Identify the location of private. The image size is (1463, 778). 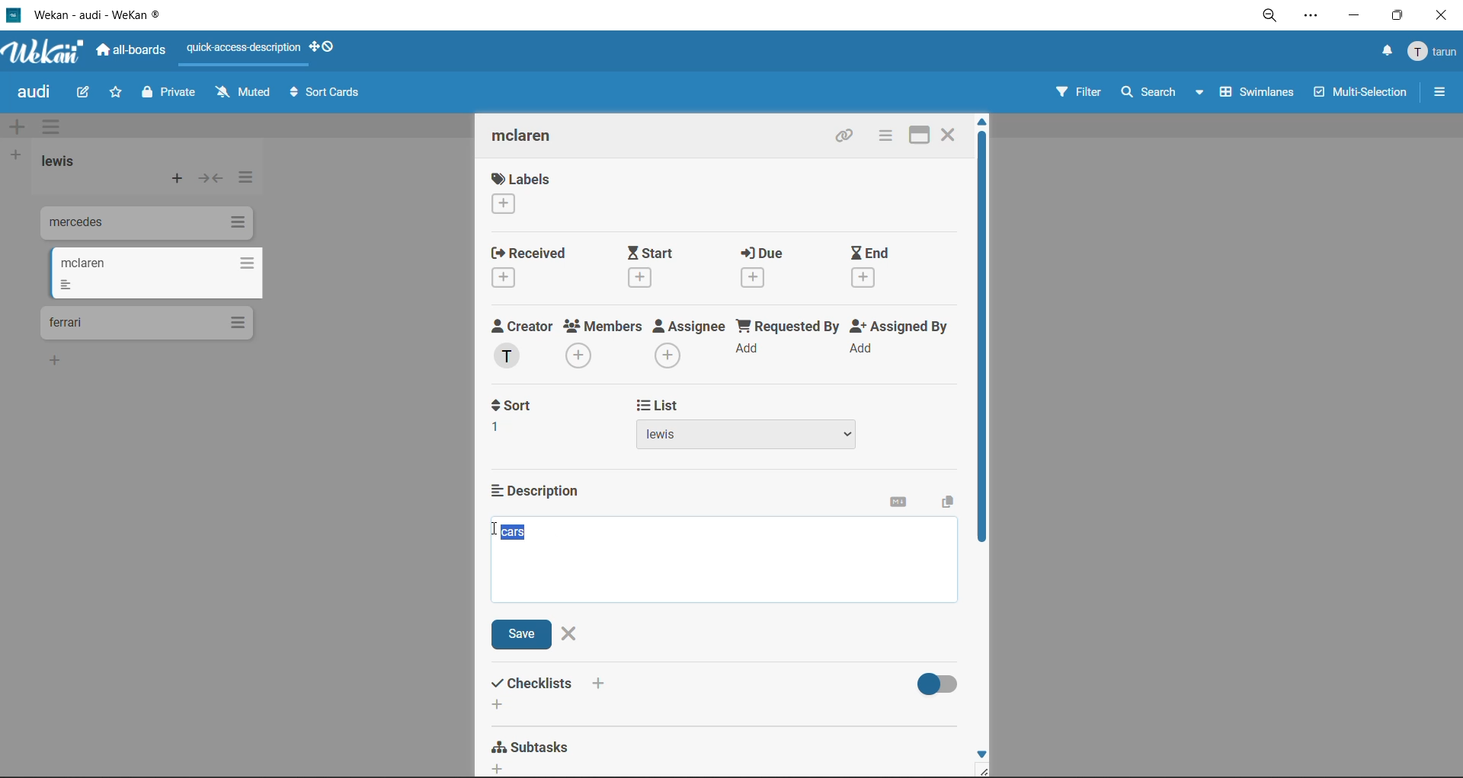
(171, 94).